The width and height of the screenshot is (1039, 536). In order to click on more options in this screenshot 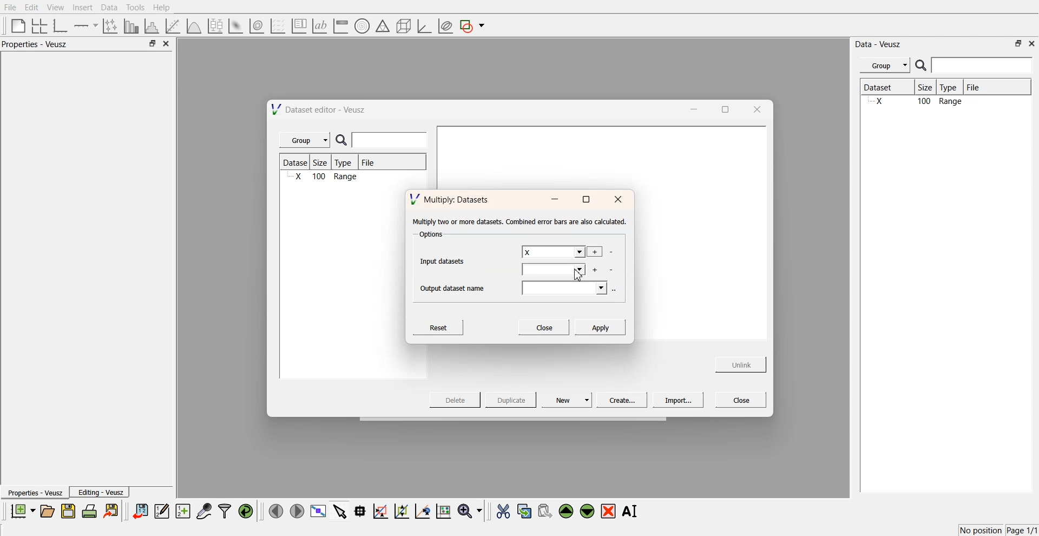, I will do `click(617, 289)`.